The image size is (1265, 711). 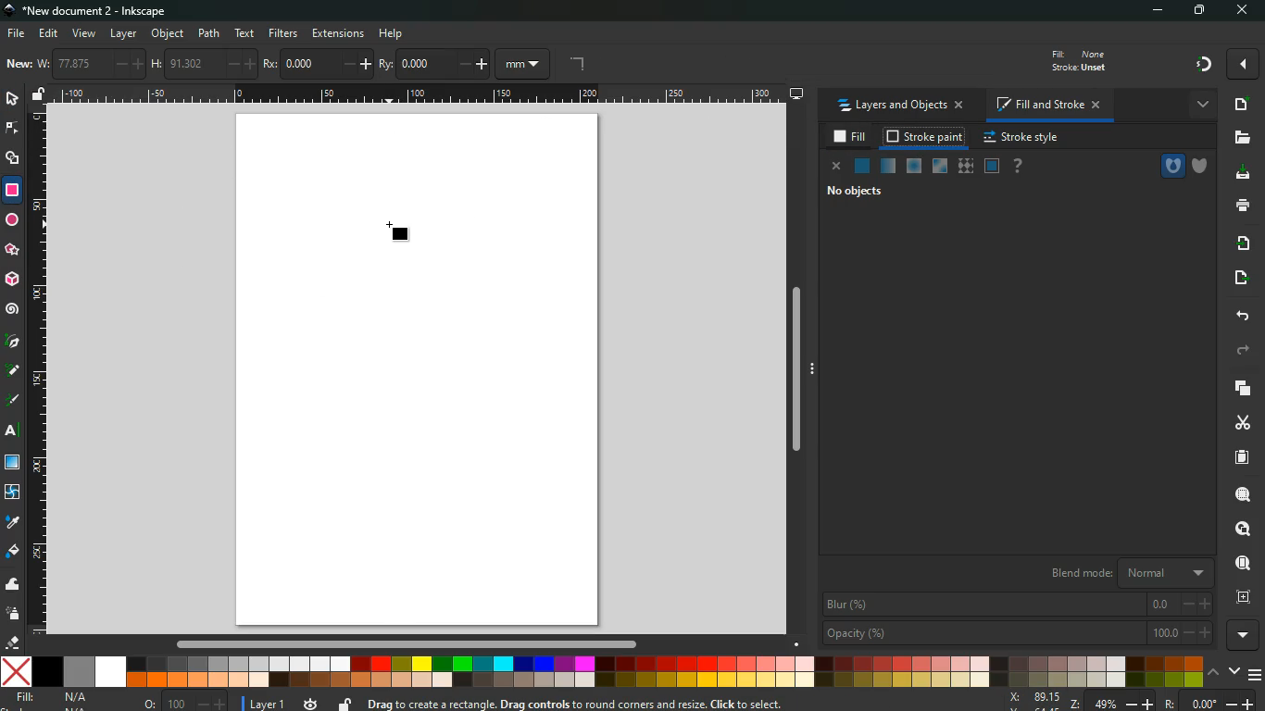 What do you see at coordinates (849, 138) in the screenshot?
I see `fill` at bounding box center [849, 138].